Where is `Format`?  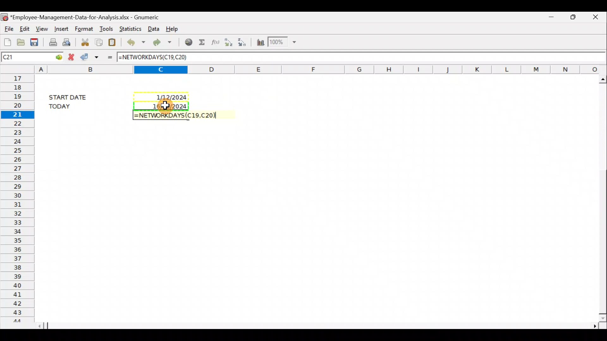 Format is located at coordinates (85, 28).